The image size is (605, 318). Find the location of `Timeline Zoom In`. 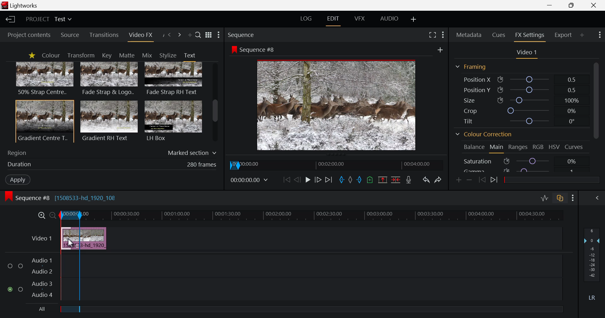

Timeline Zoom In is located at coordinates (42, 215).